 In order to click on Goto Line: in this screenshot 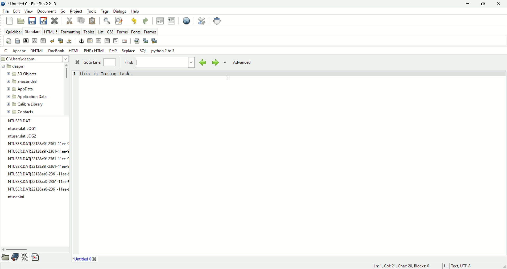, I will do `click(93, 63)`.